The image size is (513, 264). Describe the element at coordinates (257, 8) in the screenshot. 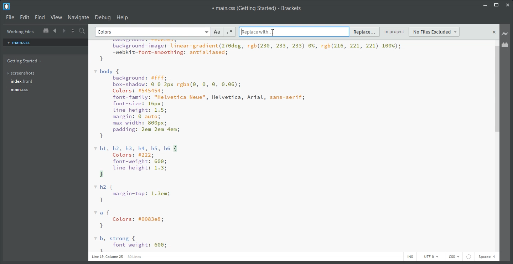

I see `main.css (Getting Started) - Brackets` at that location.